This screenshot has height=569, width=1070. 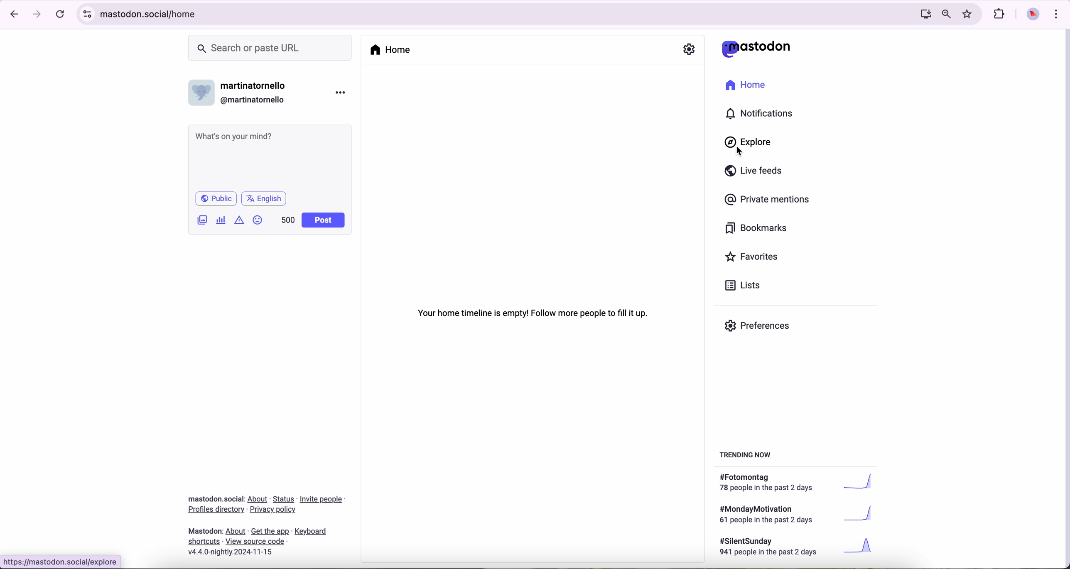 What do you see at coordinates (270, 48) in the screenshot?
I see `search or paste URL` at bounding box center [270, 48].